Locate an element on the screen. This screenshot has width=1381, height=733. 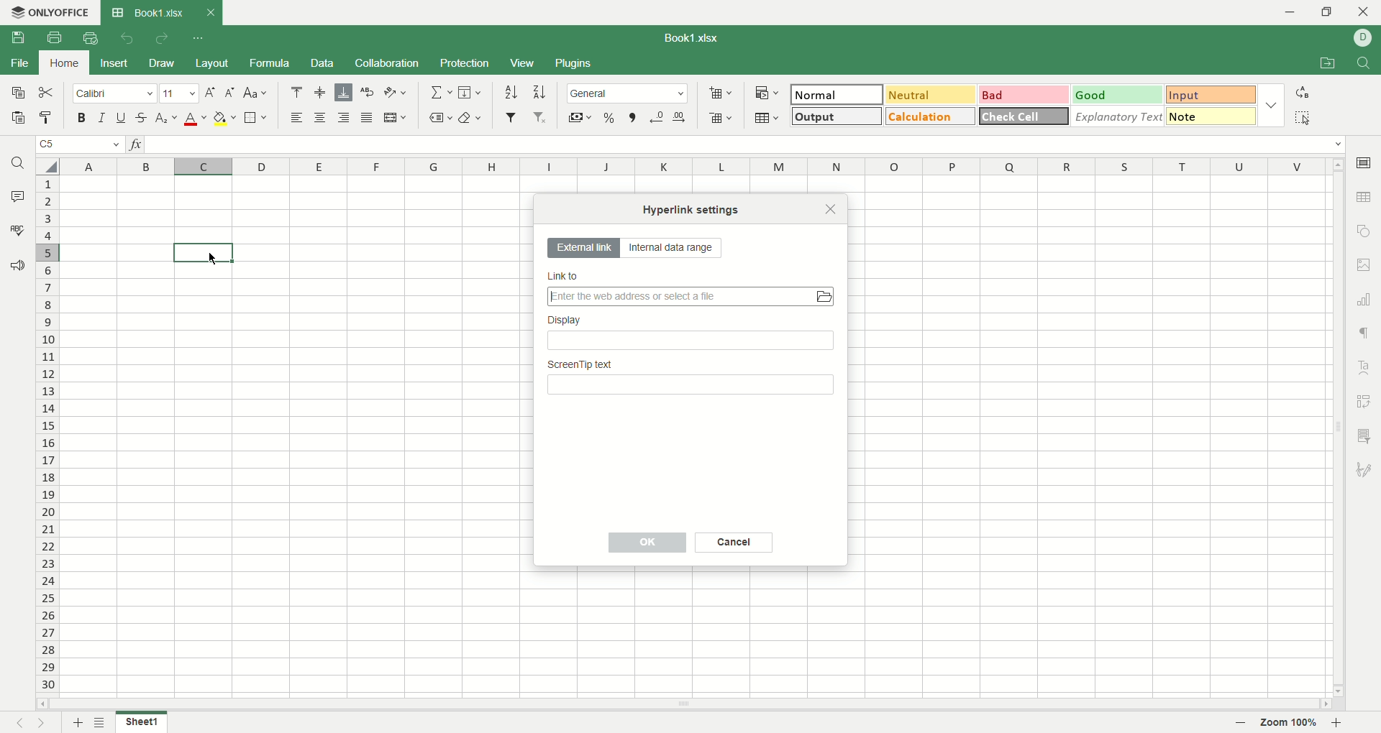
slice settings is located at coordinates (1367, 434).